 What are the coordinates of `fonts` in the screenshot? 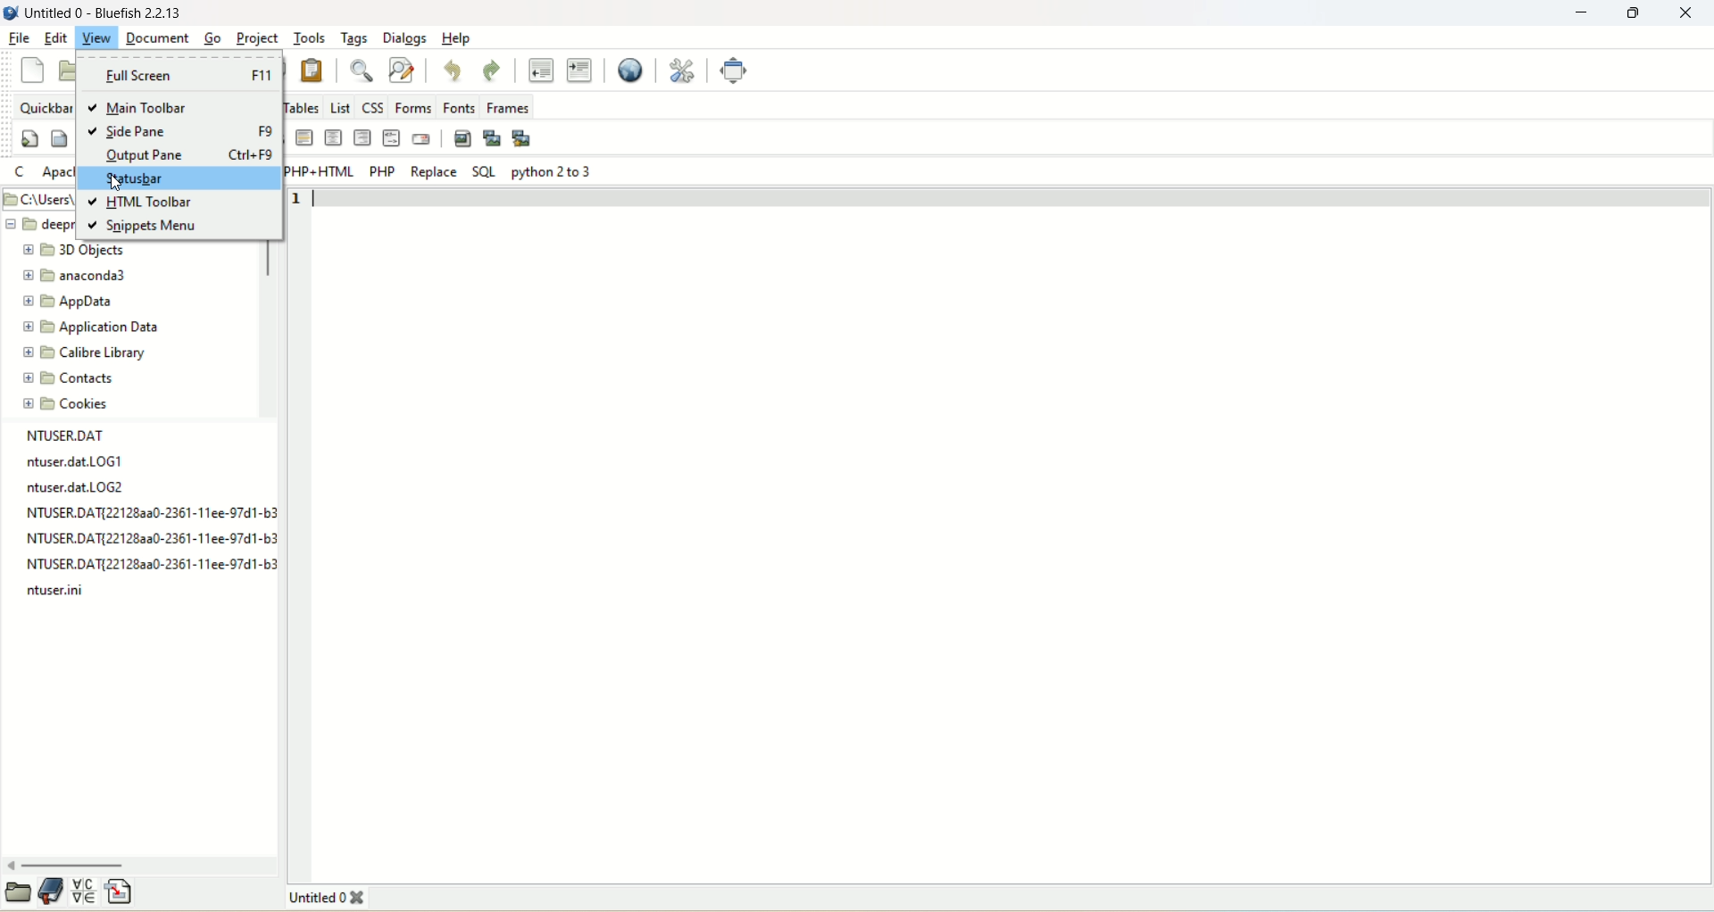 It's located at (462, 106).